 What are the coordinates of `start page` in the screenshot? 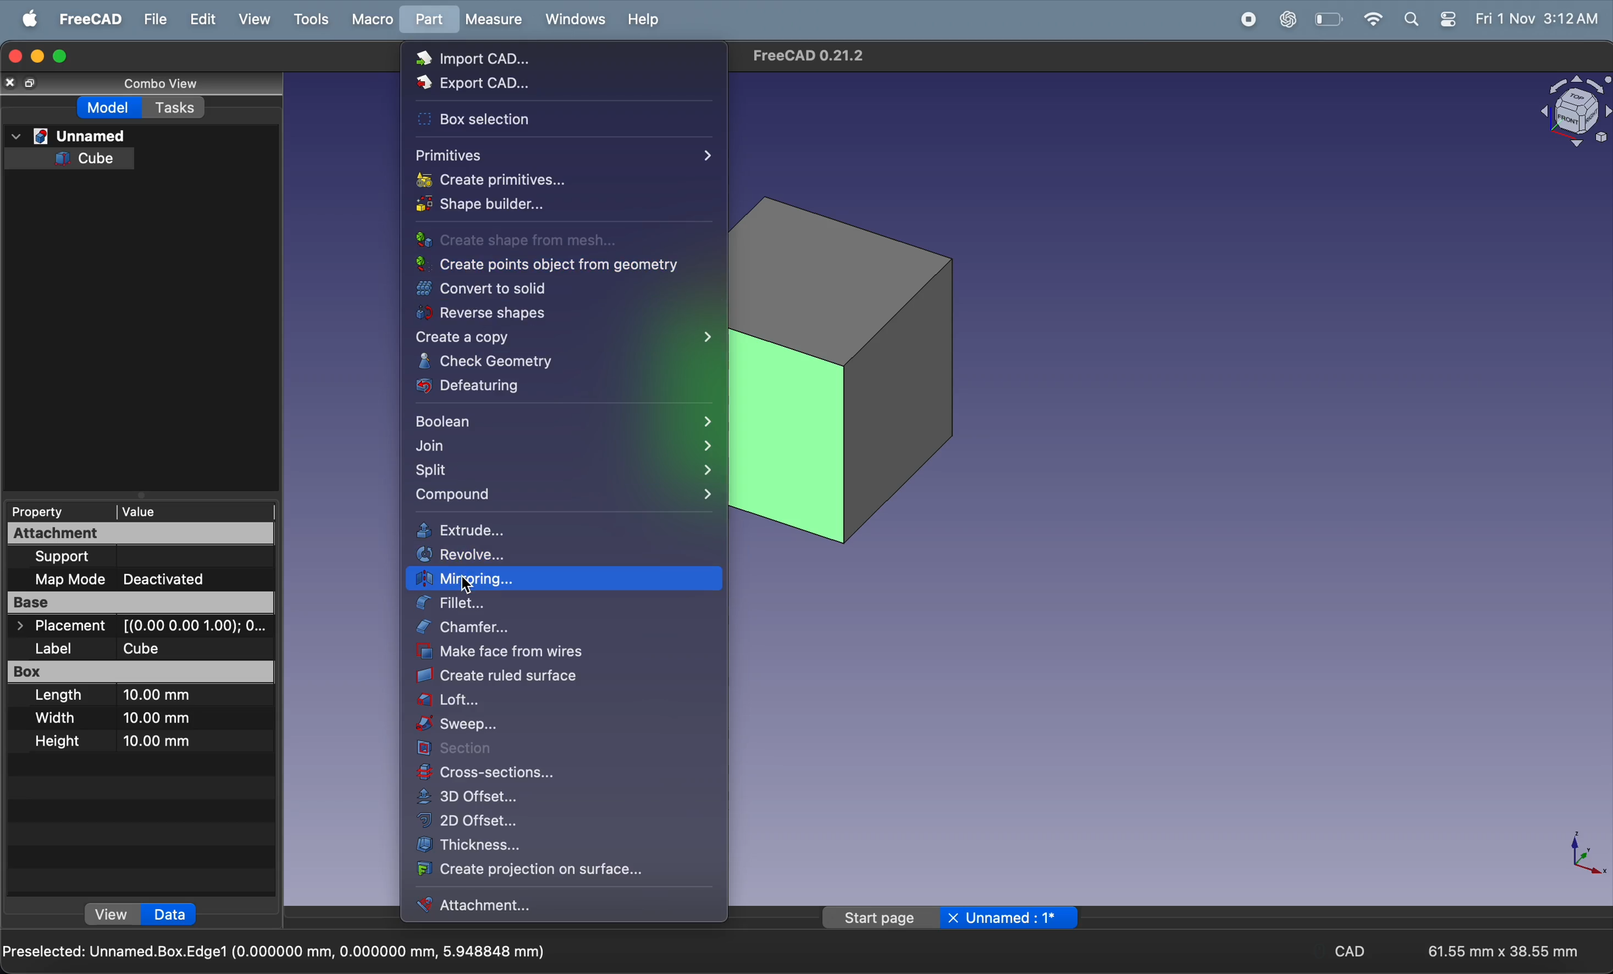 It's located at (879, 918).